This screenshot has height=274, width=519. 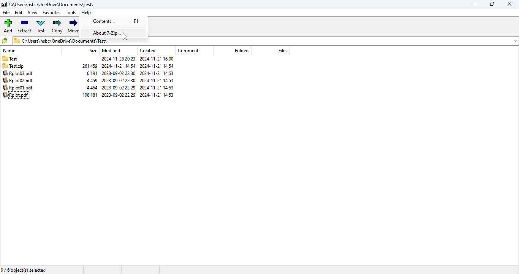 I want to click on 2024-11-21 14:54, so click(x=119, y=66).